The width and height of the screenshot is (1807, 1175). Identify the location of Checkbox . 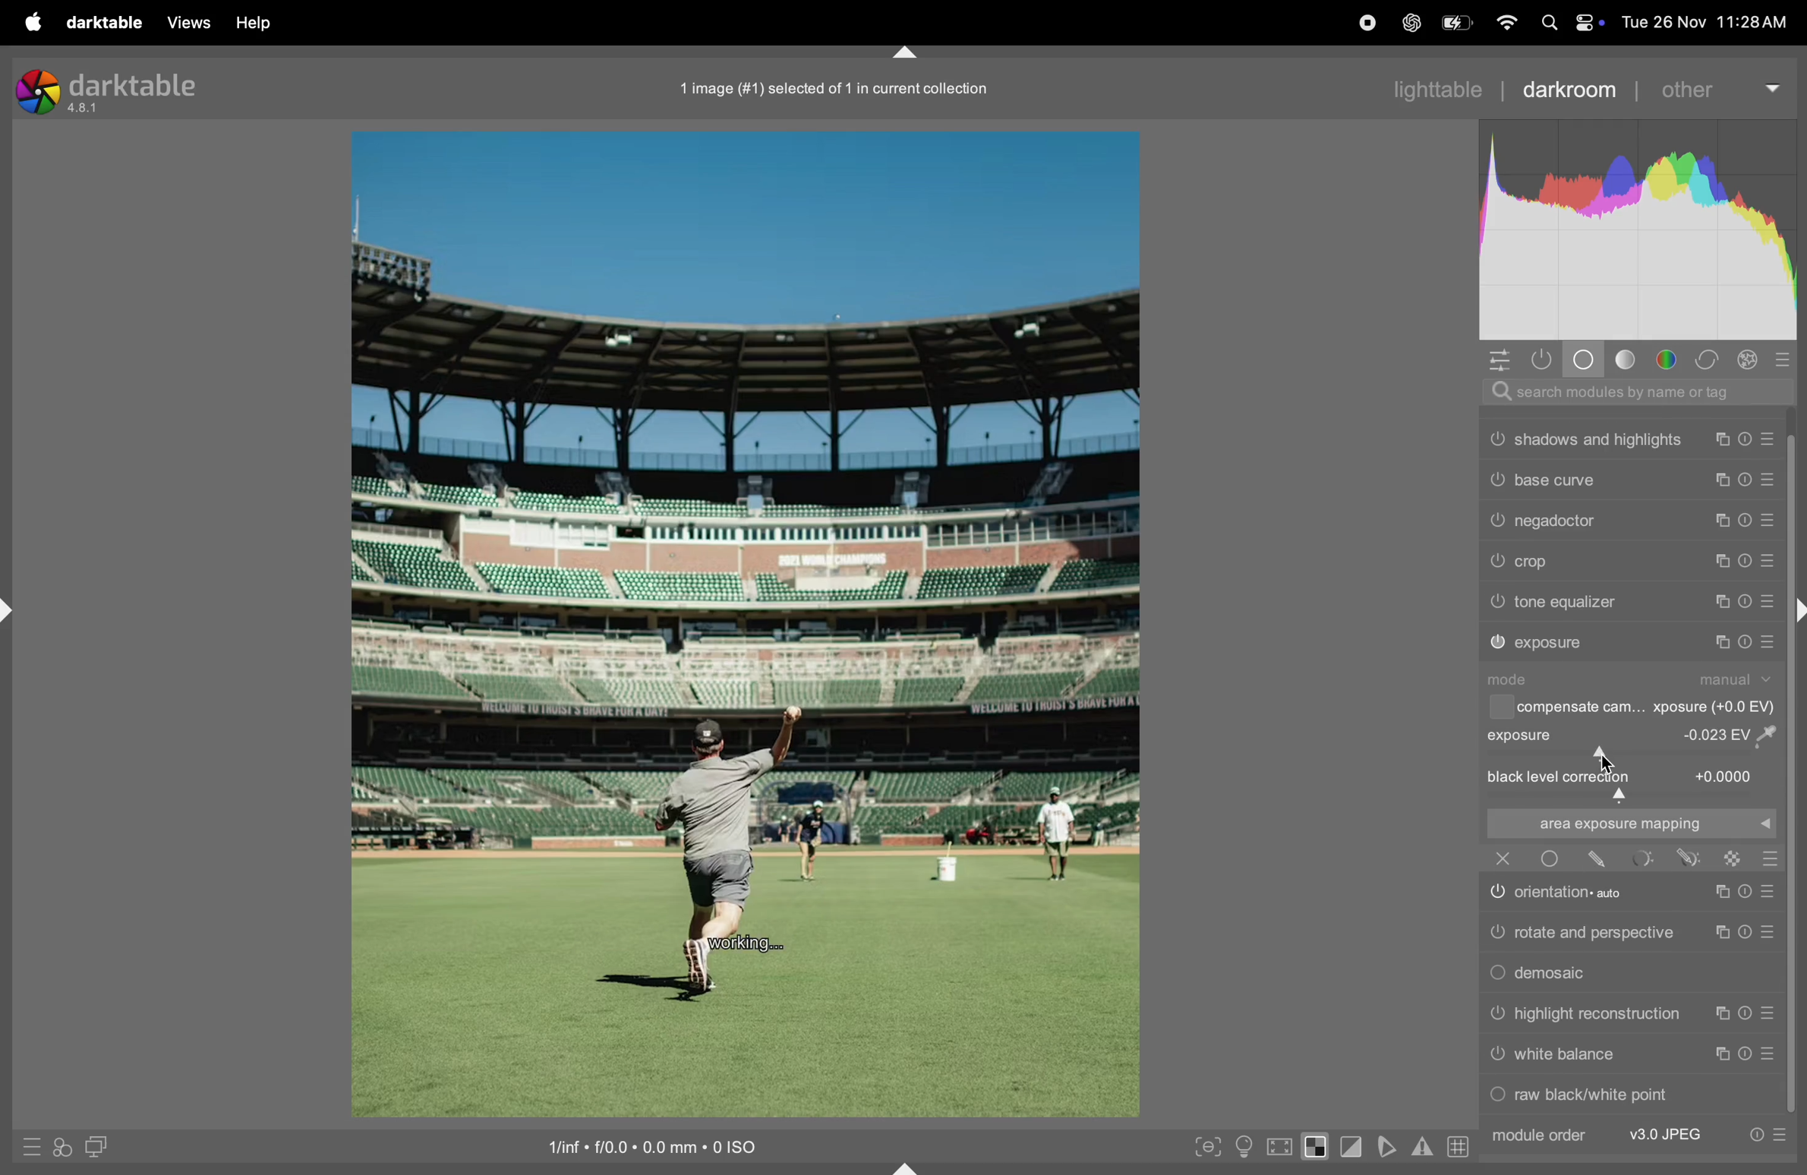
(1499, 707).